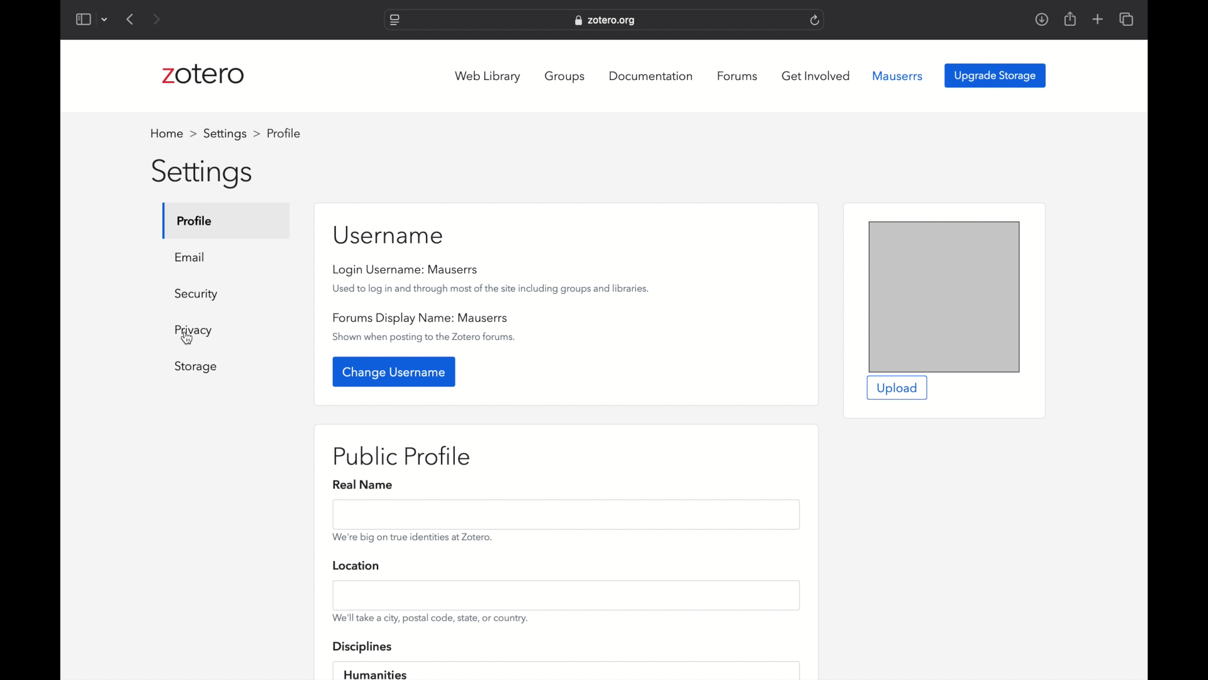 This screenshot has height=680, width=1208. What do you see at coordinates (403, 456) in the screenshot?
I see `public profile` at bounding box center [403, 456].